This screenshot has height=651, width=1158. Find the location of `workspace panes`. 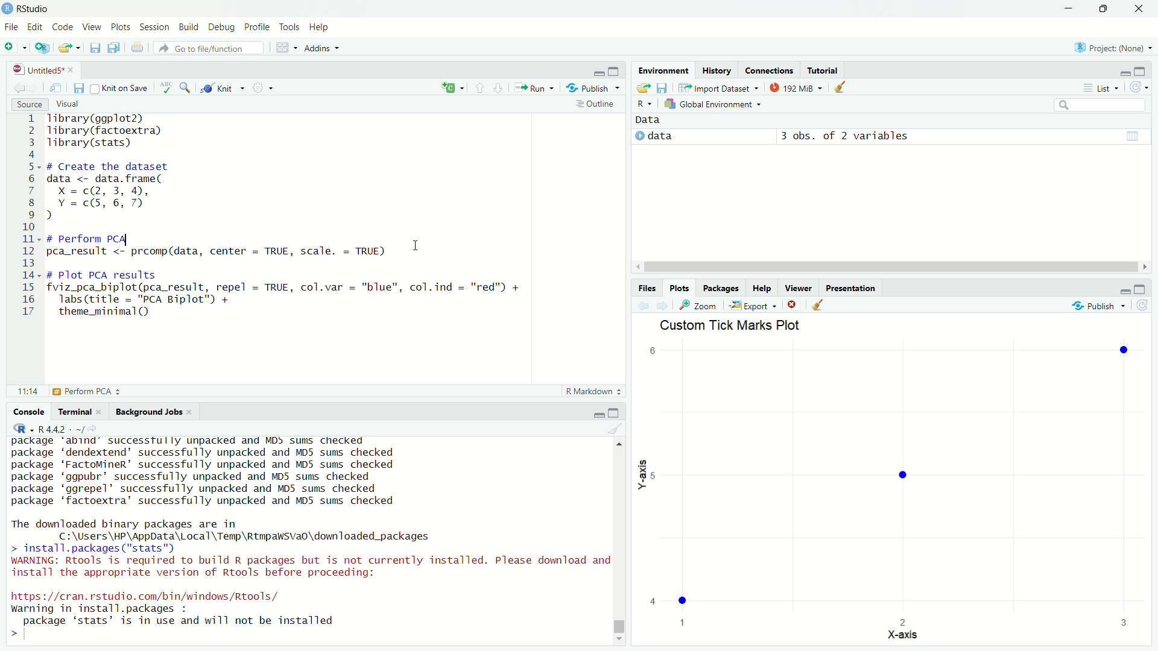

workspace panes is located at coordinates (284, 48).